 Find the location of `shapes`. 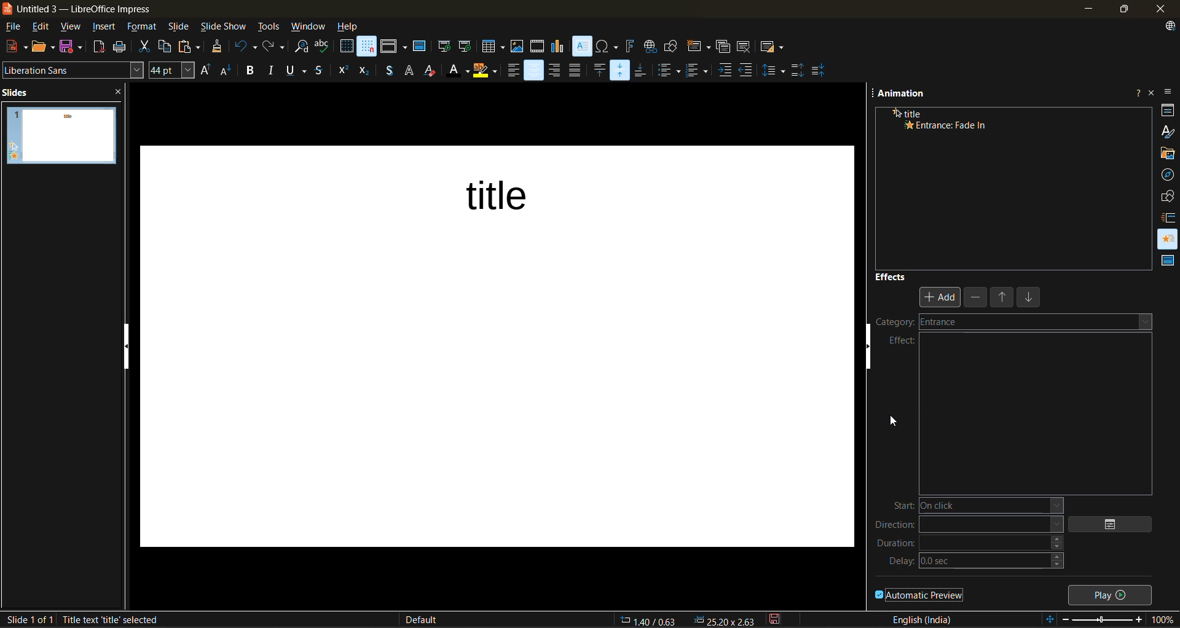

shapes is located at coordinates (1169, 196).